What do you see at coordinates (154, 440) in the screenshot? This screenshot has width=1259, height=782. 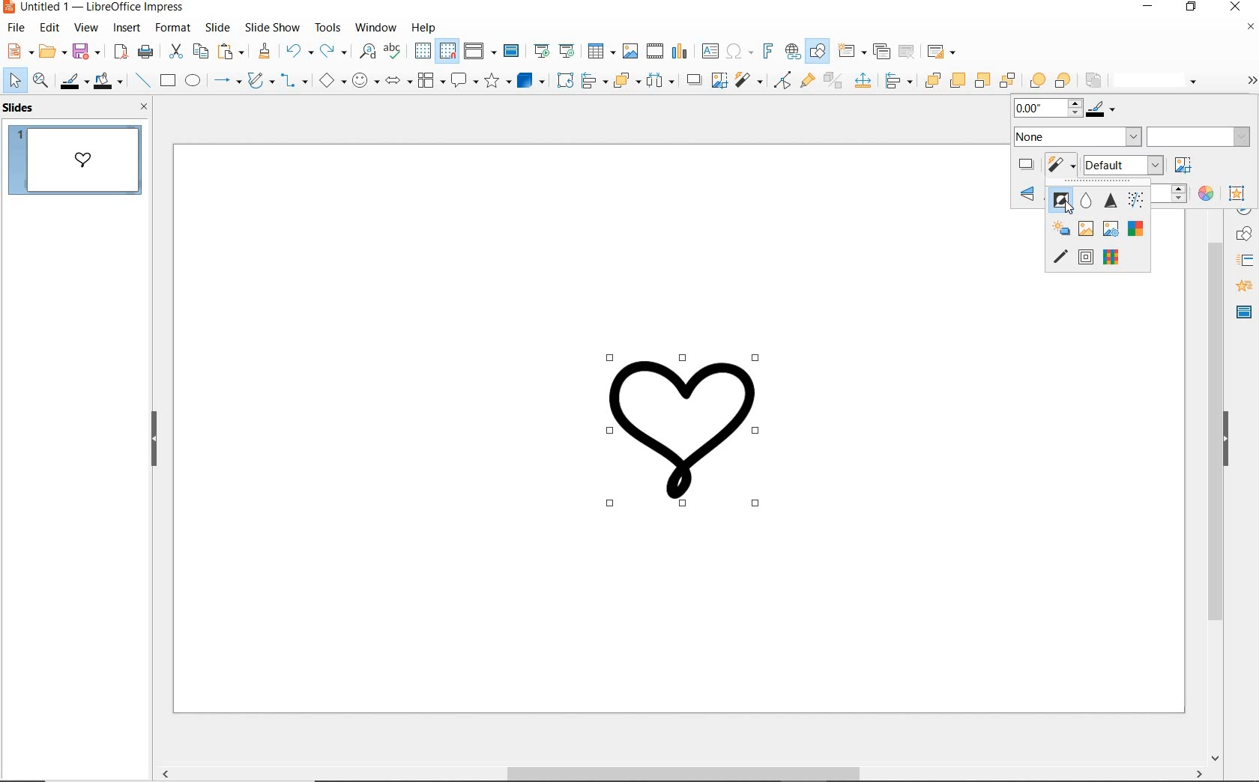 I see `HIDE` at bounding box center [154, 440].